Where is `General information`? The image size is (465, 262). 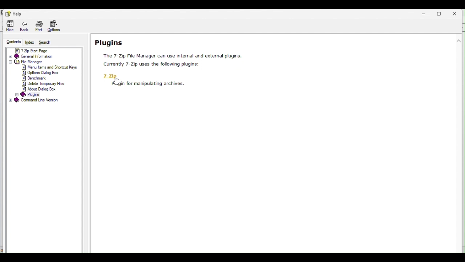
General information is located at coordinates (43, 56).